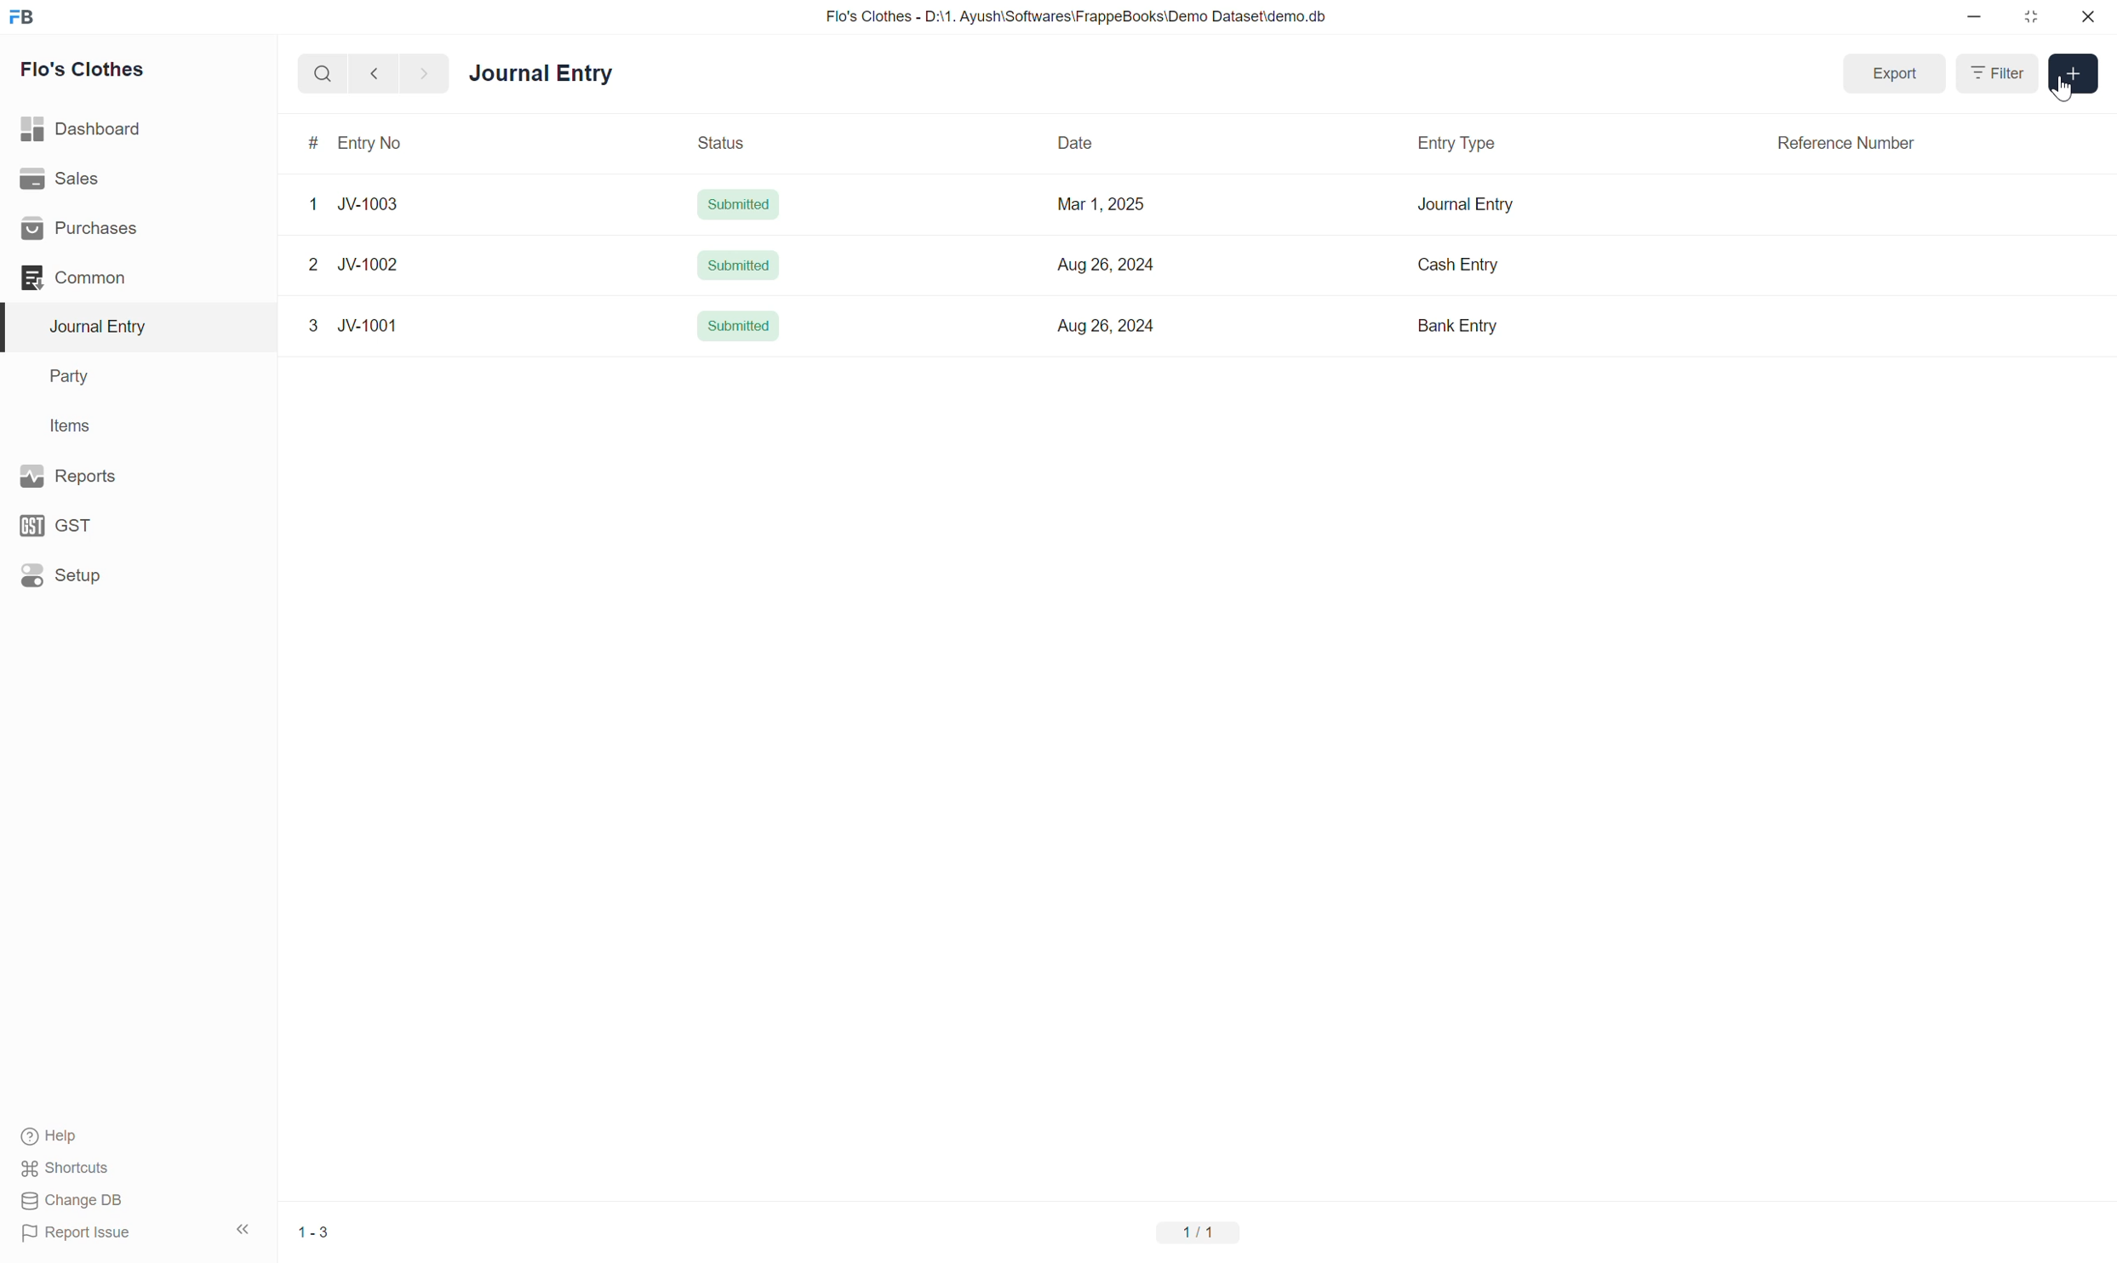 The height and width of the screenshot is (1263, 2117). I want to click on Reports, so click(74, 475).